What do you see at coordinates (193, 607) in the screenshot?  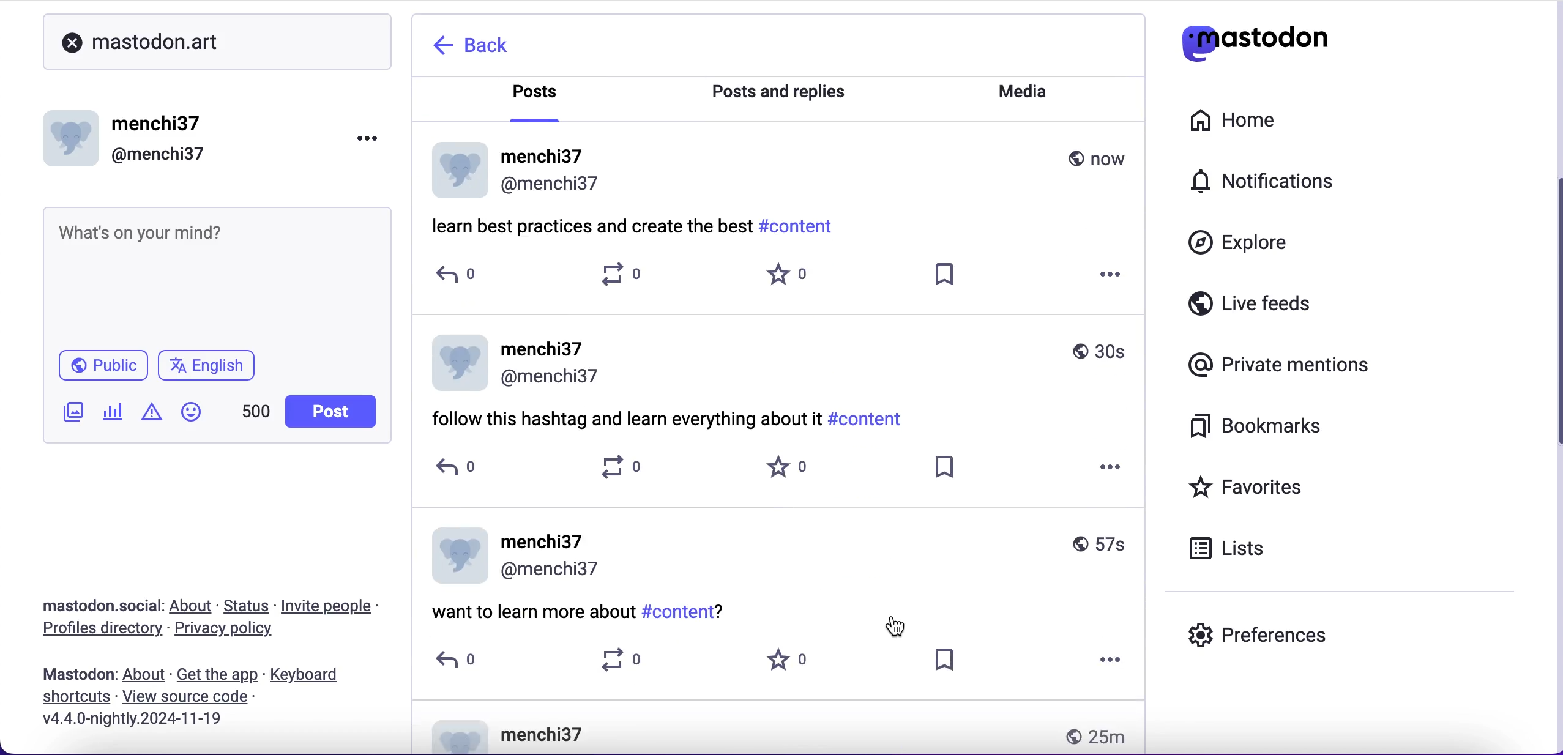 I see `about` at bounding box center [193, 607].